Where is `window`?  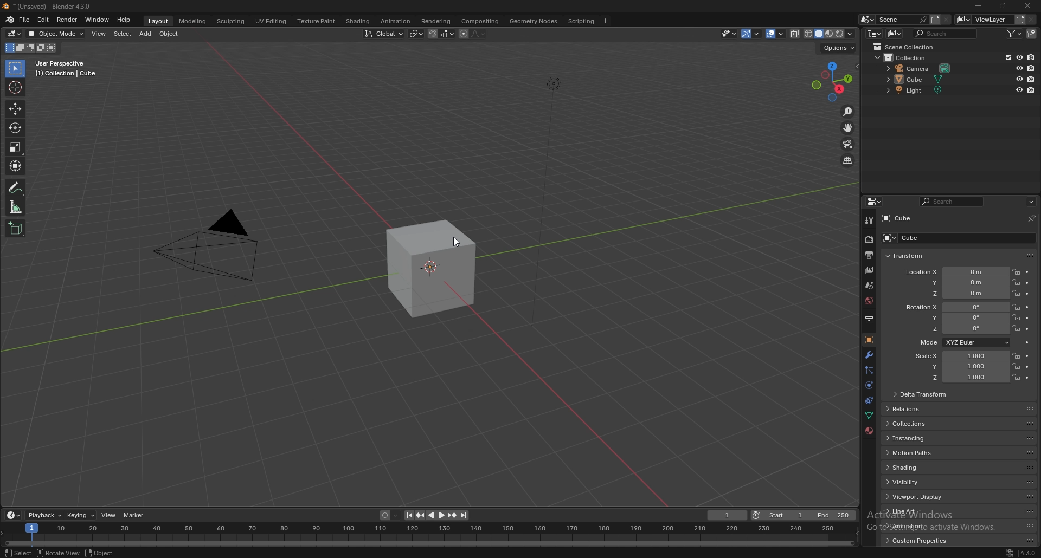
window is located at coordinates (97, 20).